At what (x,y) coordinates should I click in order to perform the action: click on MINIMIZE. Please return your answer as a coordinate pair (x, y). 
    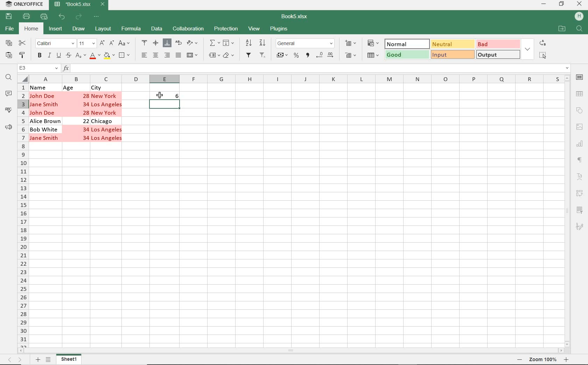
    Looking at the image, I should click on (543, 3).